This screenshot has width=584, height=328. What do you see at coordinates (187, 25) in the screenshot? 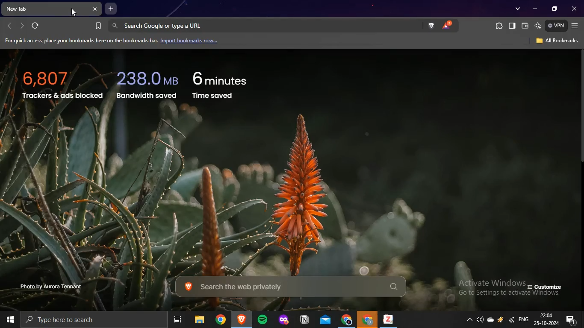
I see `search google or type a Url` at bounding box center [187, 25].